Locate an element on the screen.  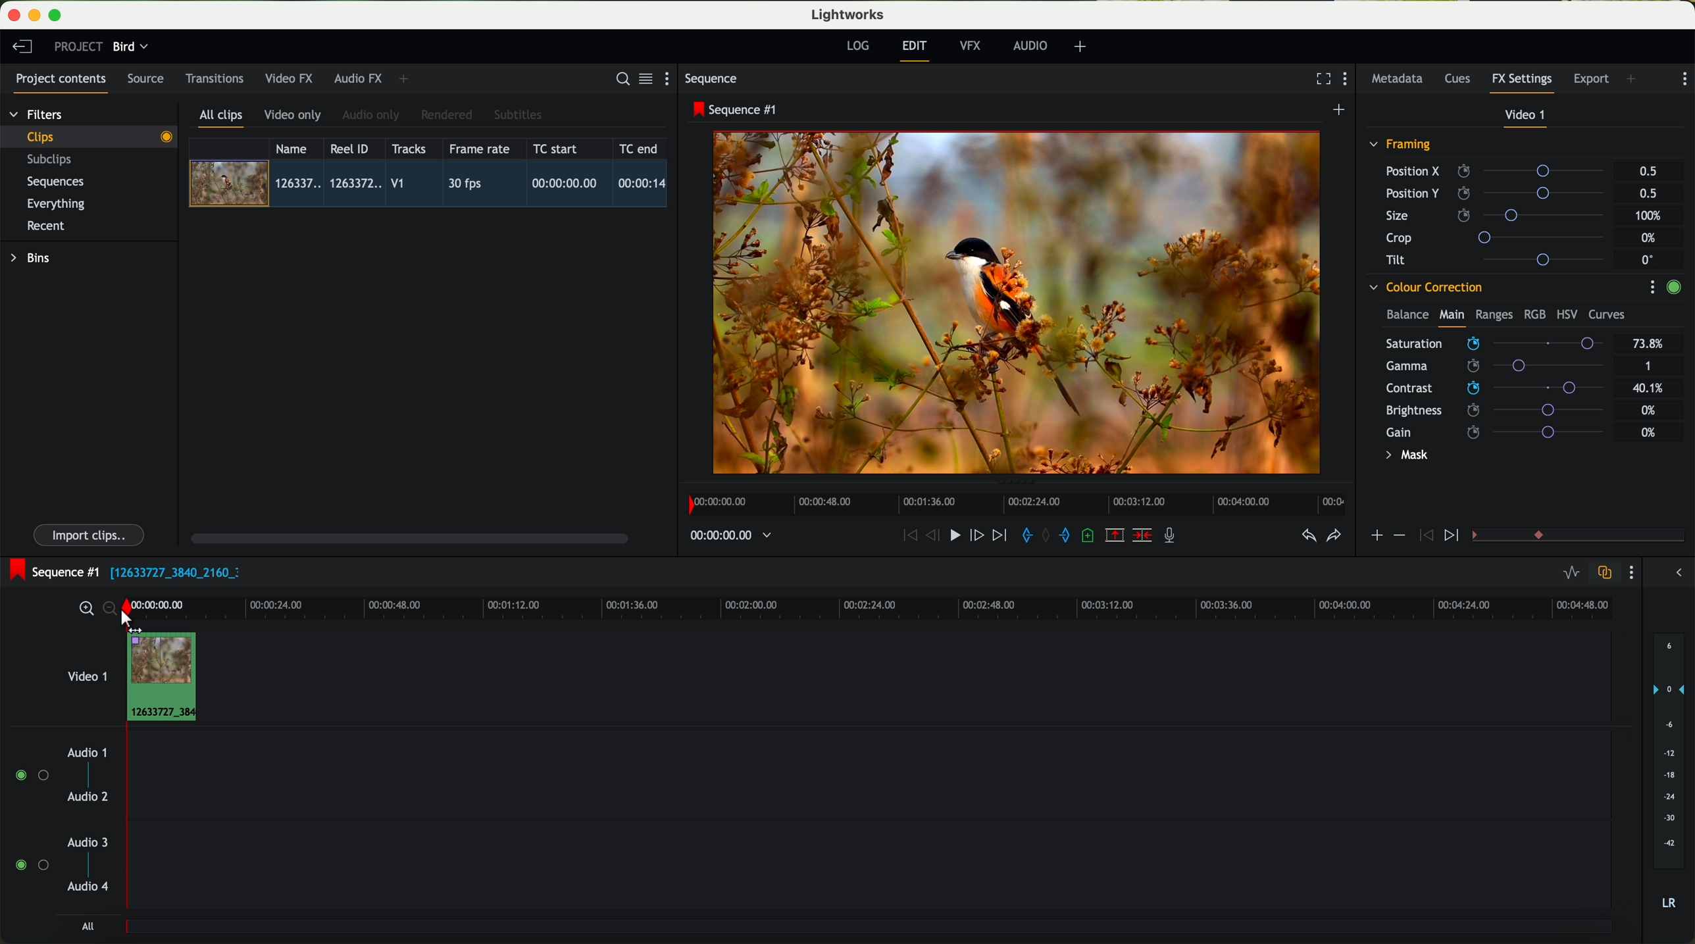
0.5 is located at coordinates (1648, 172).